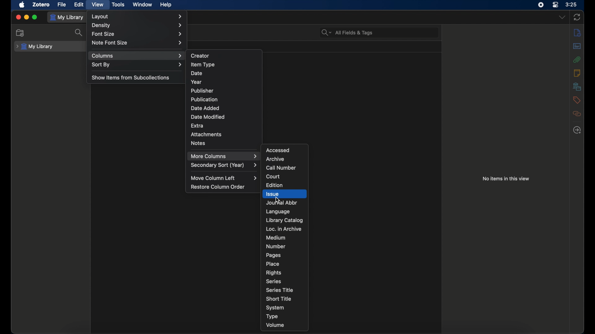 Image resolution: width=595 pixels, height=334 pixels. Describe the element at coordinates (562, 17) in the screenshot. I see `dropdown` at that location.